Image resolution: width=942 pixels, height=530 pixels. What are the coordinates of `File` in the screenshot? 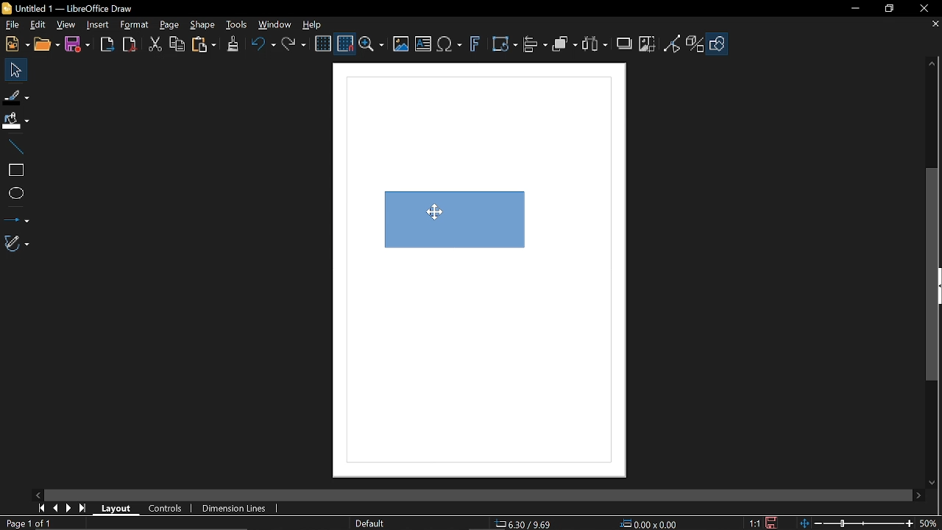 It's located at (12, 25).